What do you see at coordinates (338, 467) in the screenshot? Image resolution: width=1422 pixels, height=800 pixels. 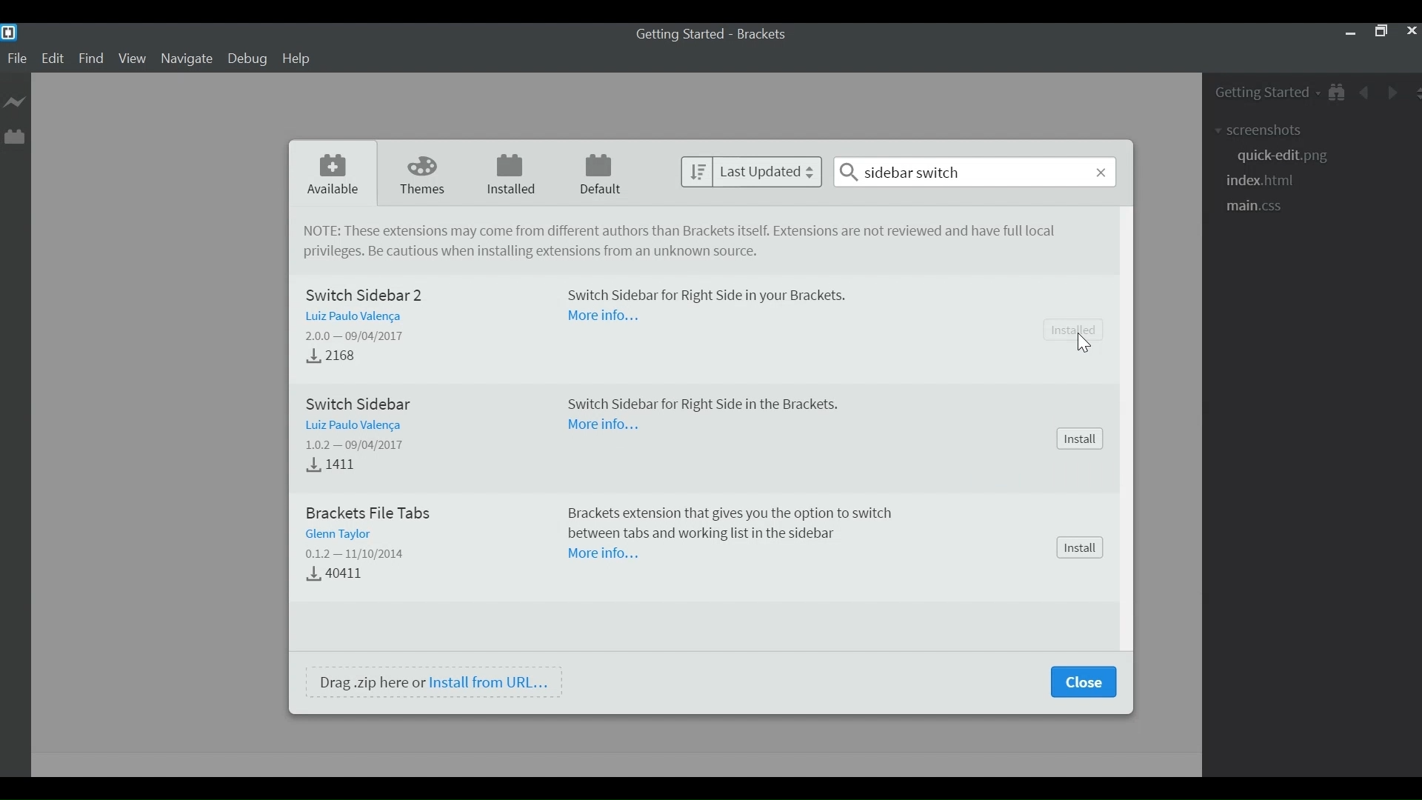 I see `4.1411` at bounding box center [338, 467].